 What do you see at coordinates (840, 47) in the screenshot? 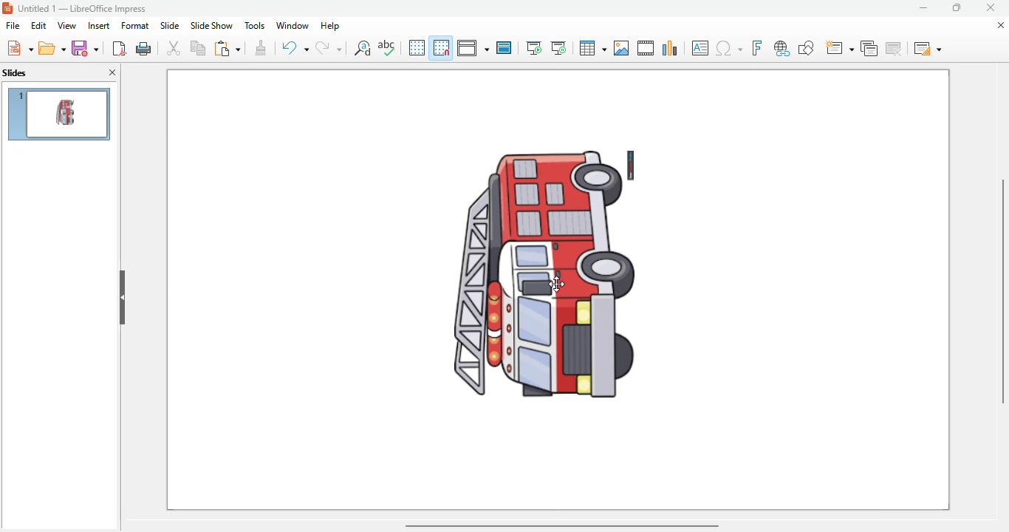
I see `new slide` at bounding box center [840, 47].